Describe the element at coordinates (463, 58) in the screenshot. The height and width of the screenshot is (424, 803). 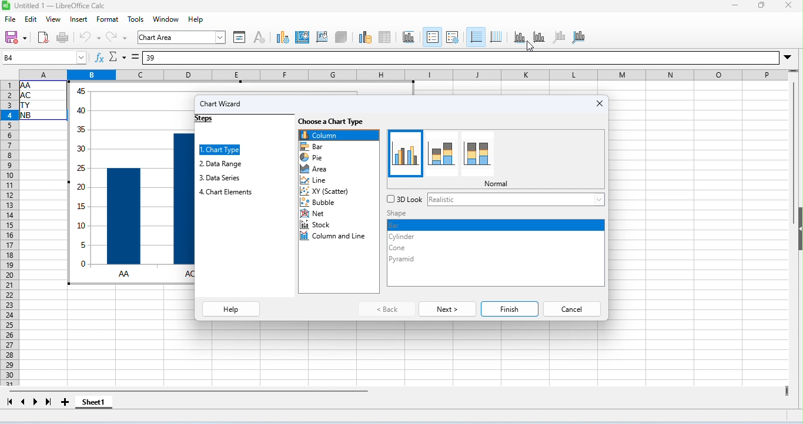
I see `formula bar` at that location.